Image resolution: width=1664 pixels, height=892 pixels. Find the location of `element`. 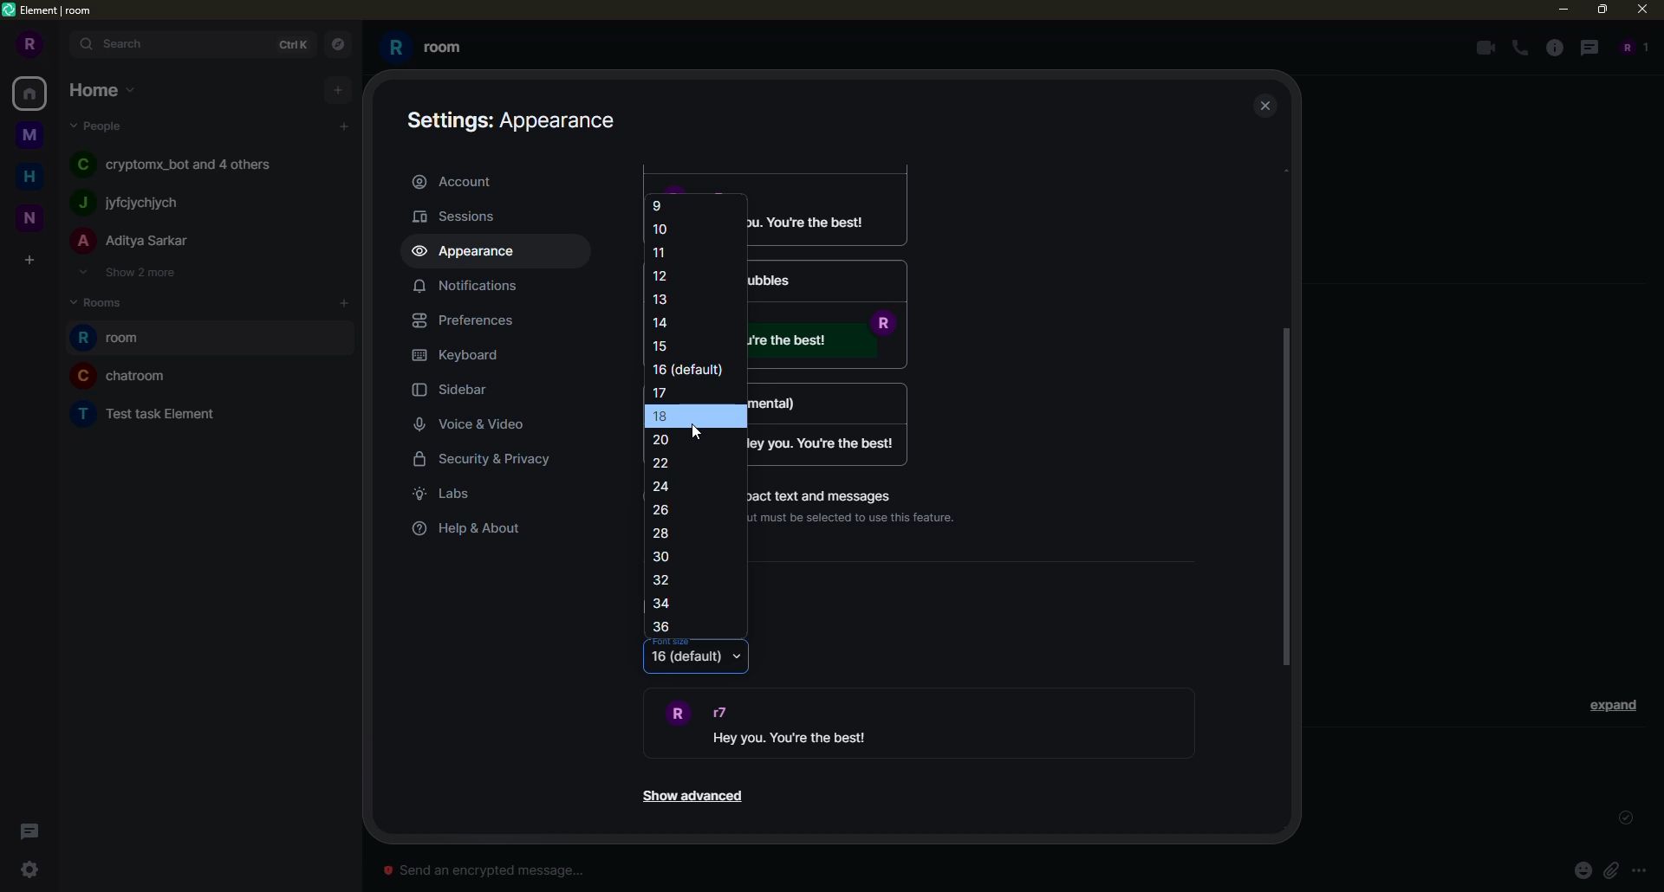

element is located at coordinates (50, 11).